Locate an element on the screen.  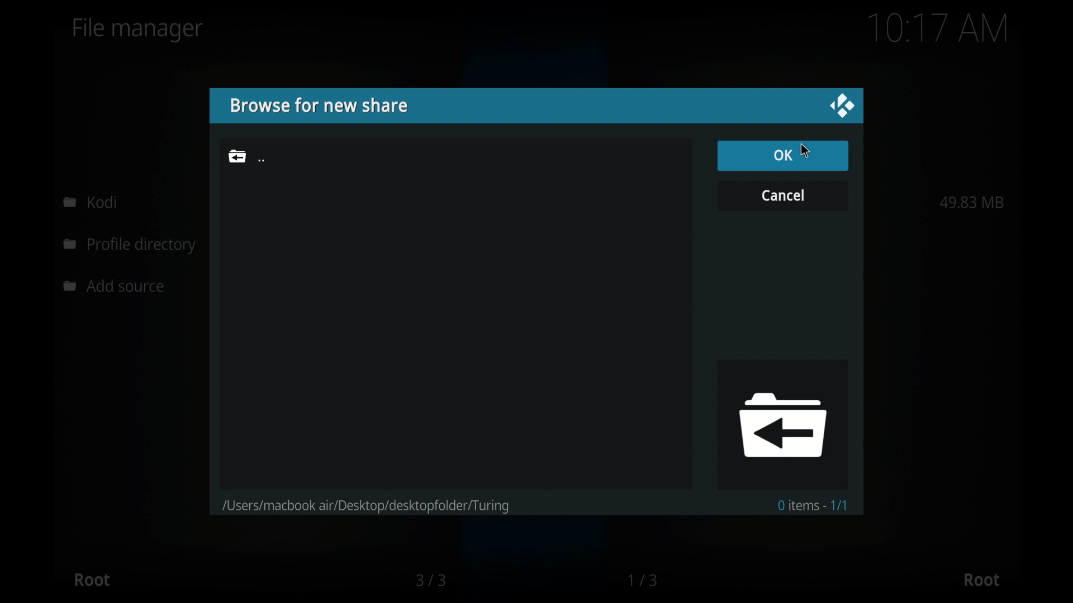
cancel is located at coordinates (782, 194).